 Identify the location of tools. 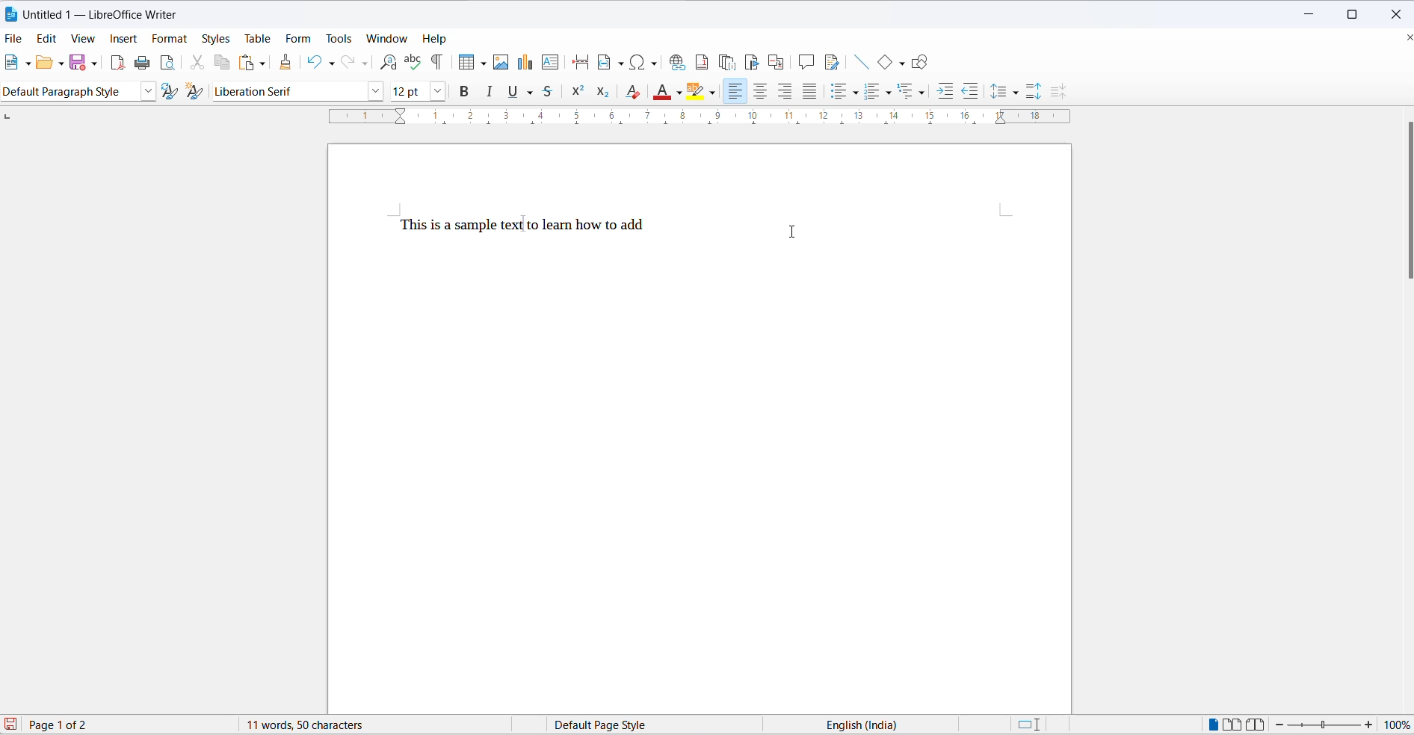
(340, 37).